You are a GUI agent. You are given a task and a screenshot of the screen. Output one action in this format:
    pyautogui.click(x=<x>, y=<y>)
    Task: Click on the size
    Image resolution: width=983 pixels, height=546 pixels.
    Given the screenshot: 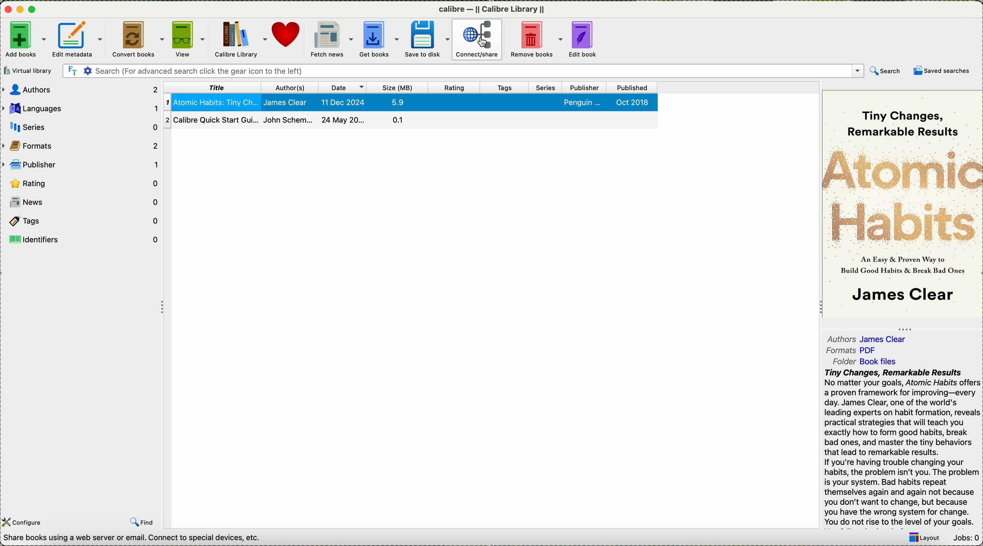 What is the action you would take?
    pyautogui.click(x=398, y=87)
    